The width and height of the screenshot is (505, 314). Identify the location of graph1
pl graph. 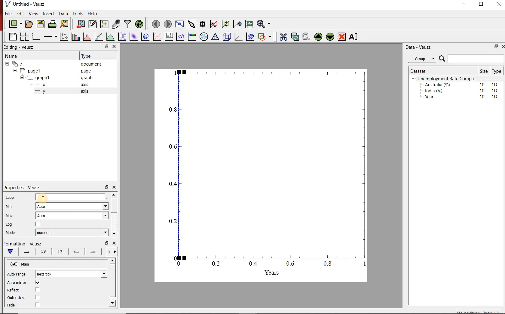
(62, 78).